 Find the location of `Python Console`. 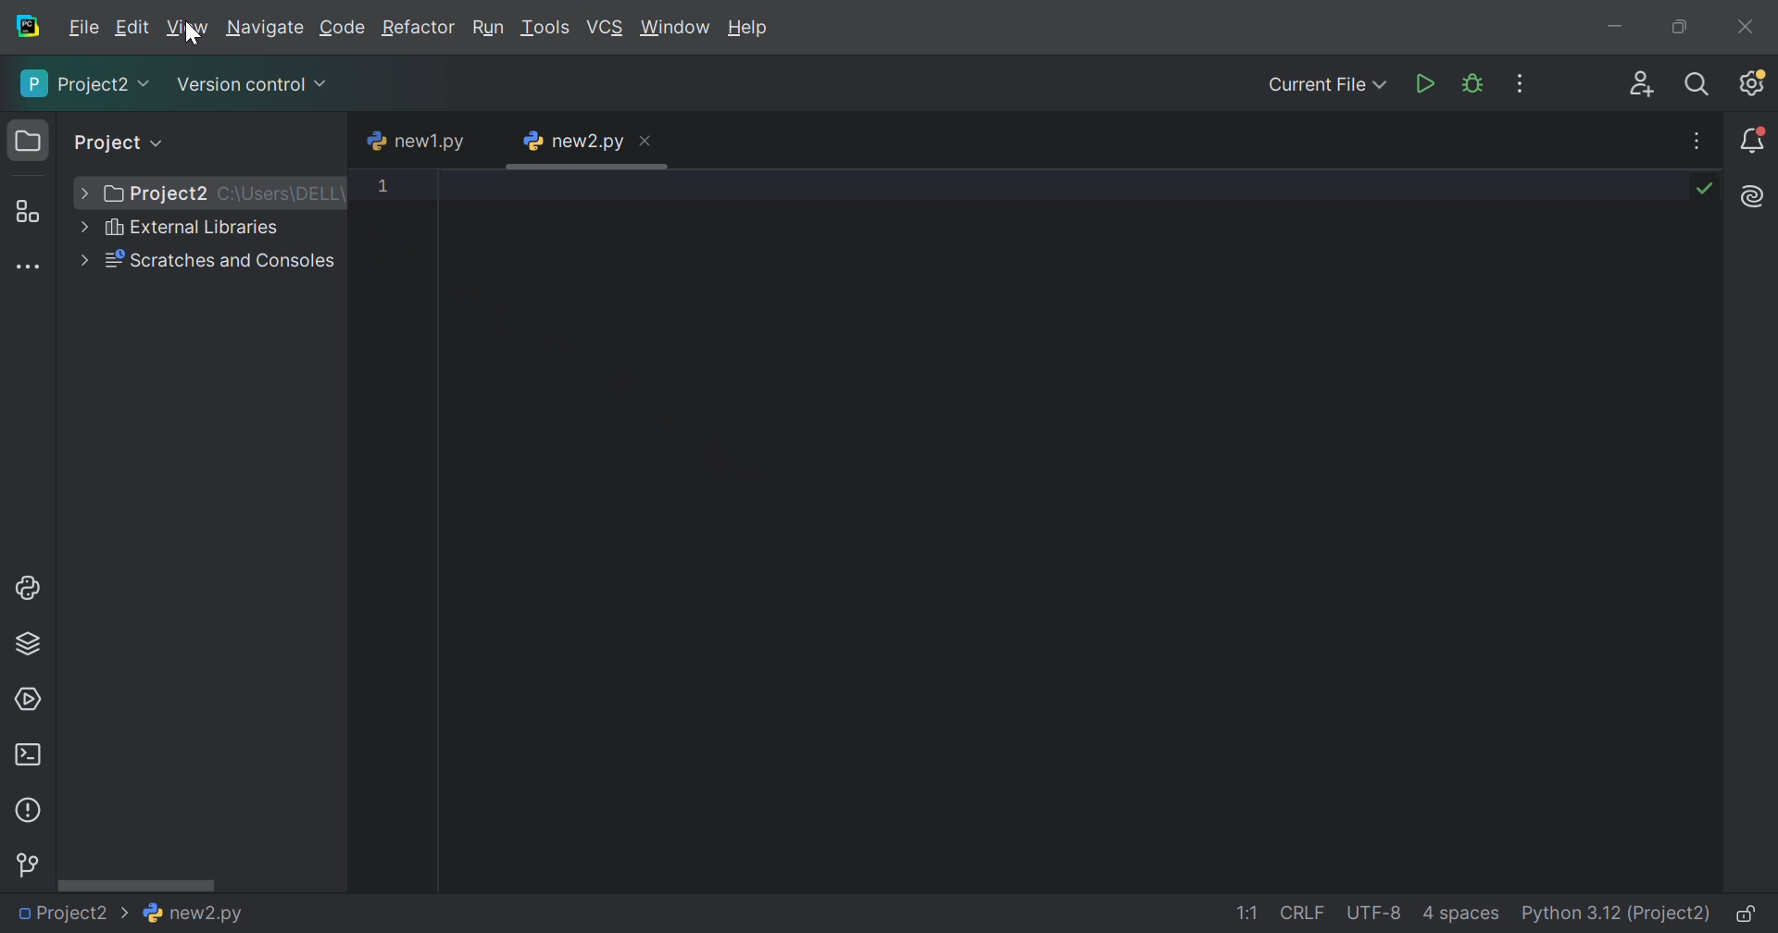

Python Console is located at coordinates (32, 589).